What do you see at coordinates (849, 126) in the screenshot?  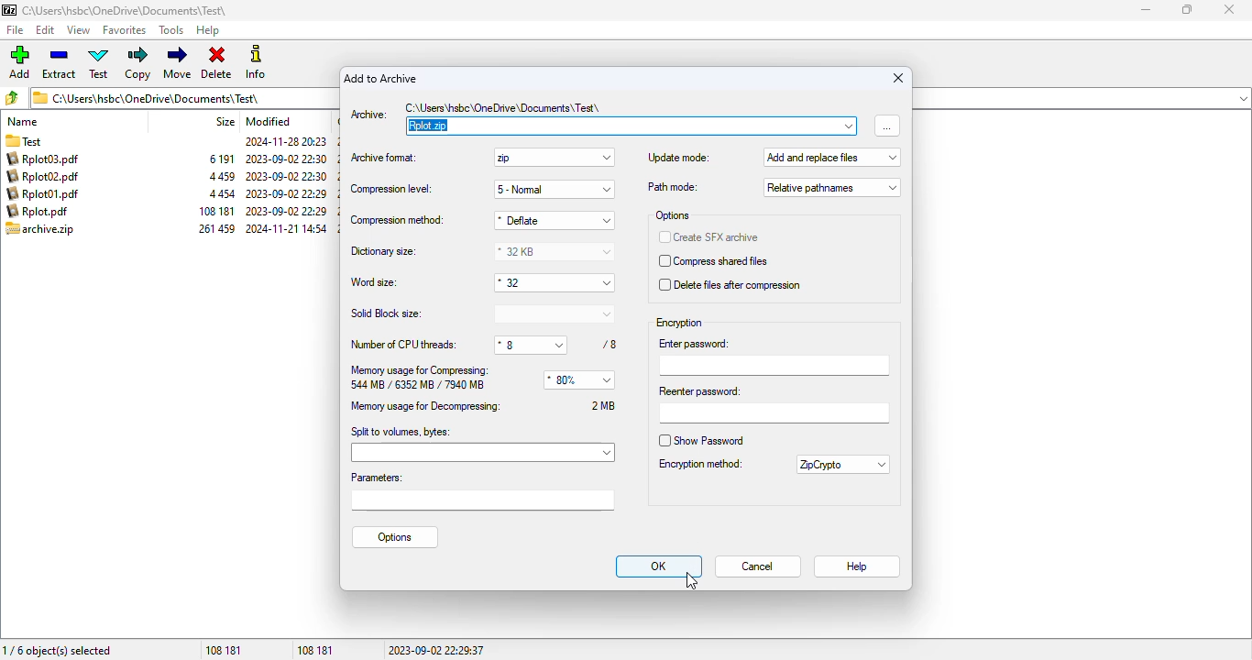 I see `dropdown` at bounding box center [849, 126].